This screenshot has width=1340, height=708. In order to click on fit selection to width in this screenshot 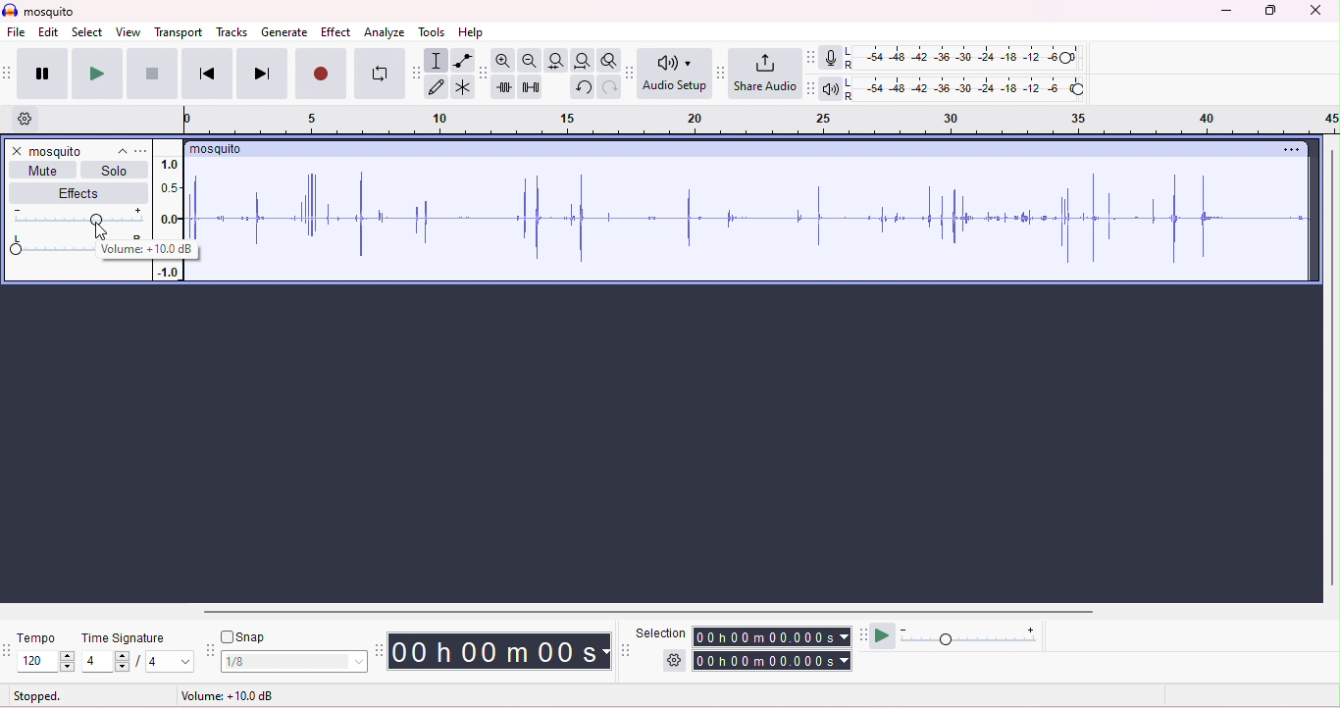, I will do `click(556, 61)`.